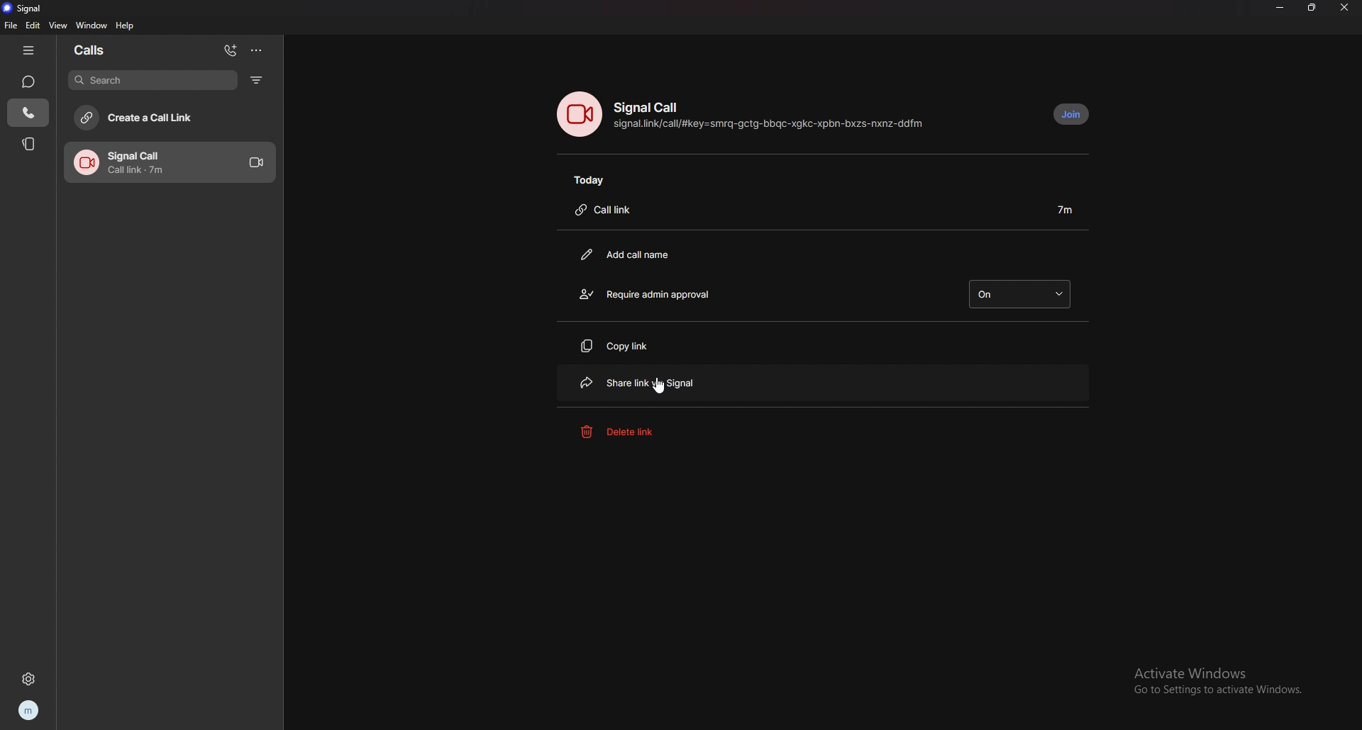 The width and height of the screenshot is (1362, 730). I want to click on join, so click(1071, 115).